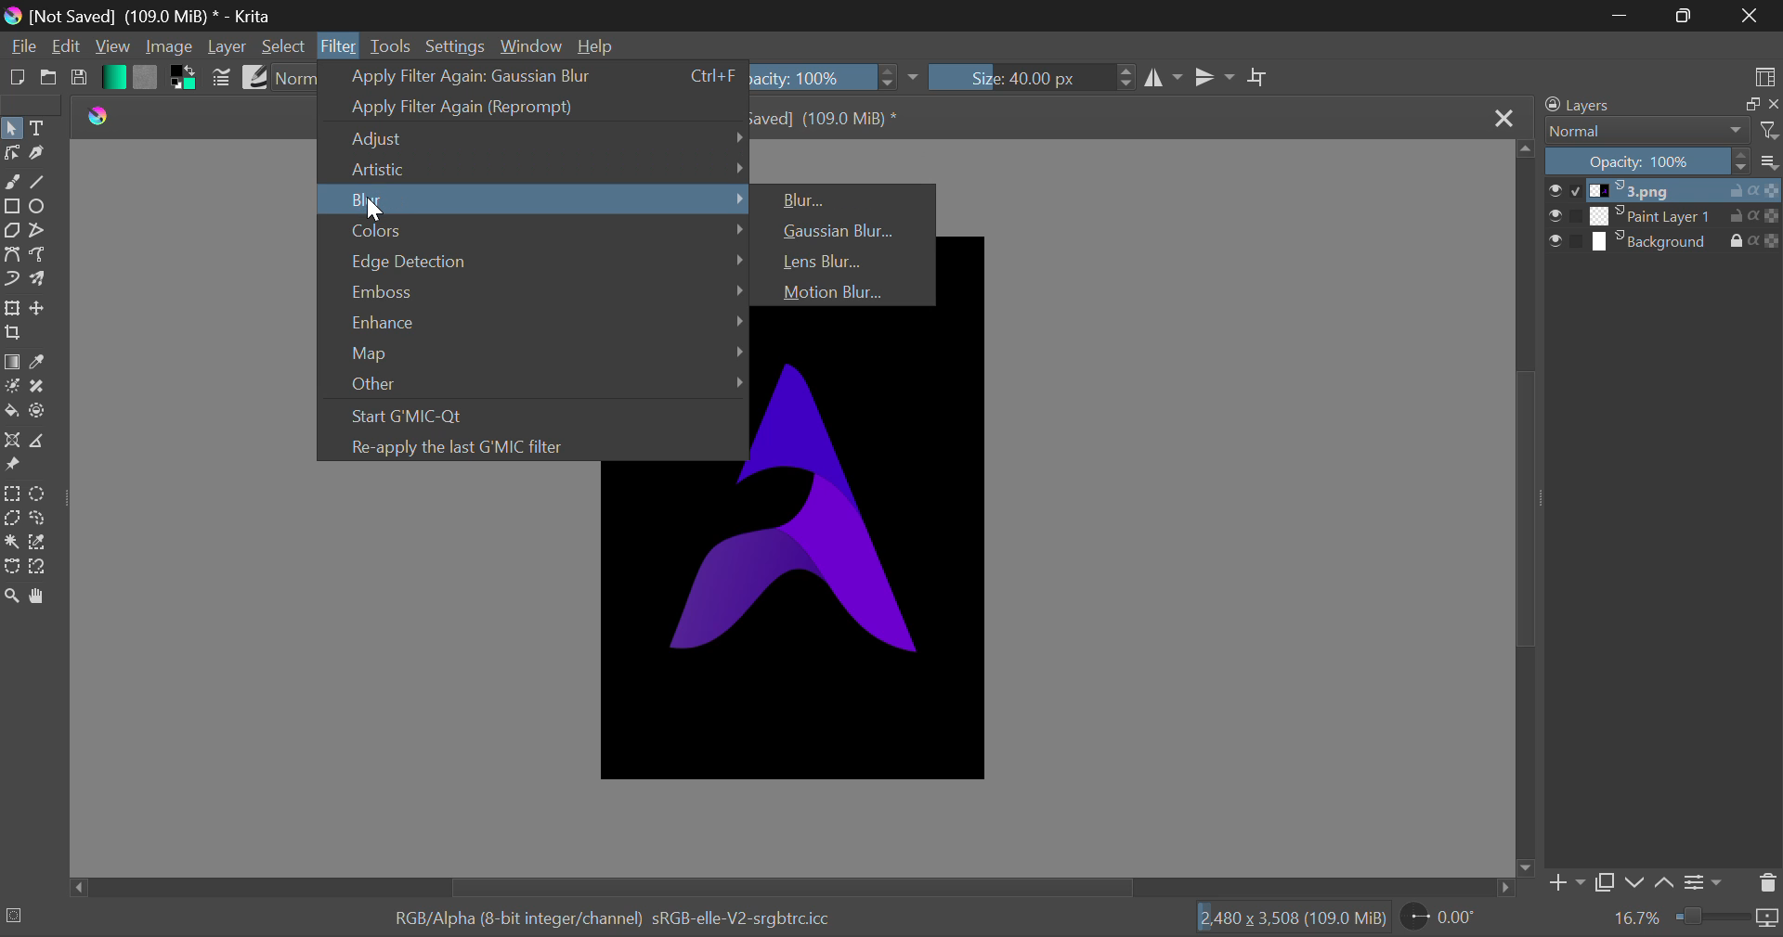 The image size is (1783, 937). I want to click on Layer, so click(228, 46).